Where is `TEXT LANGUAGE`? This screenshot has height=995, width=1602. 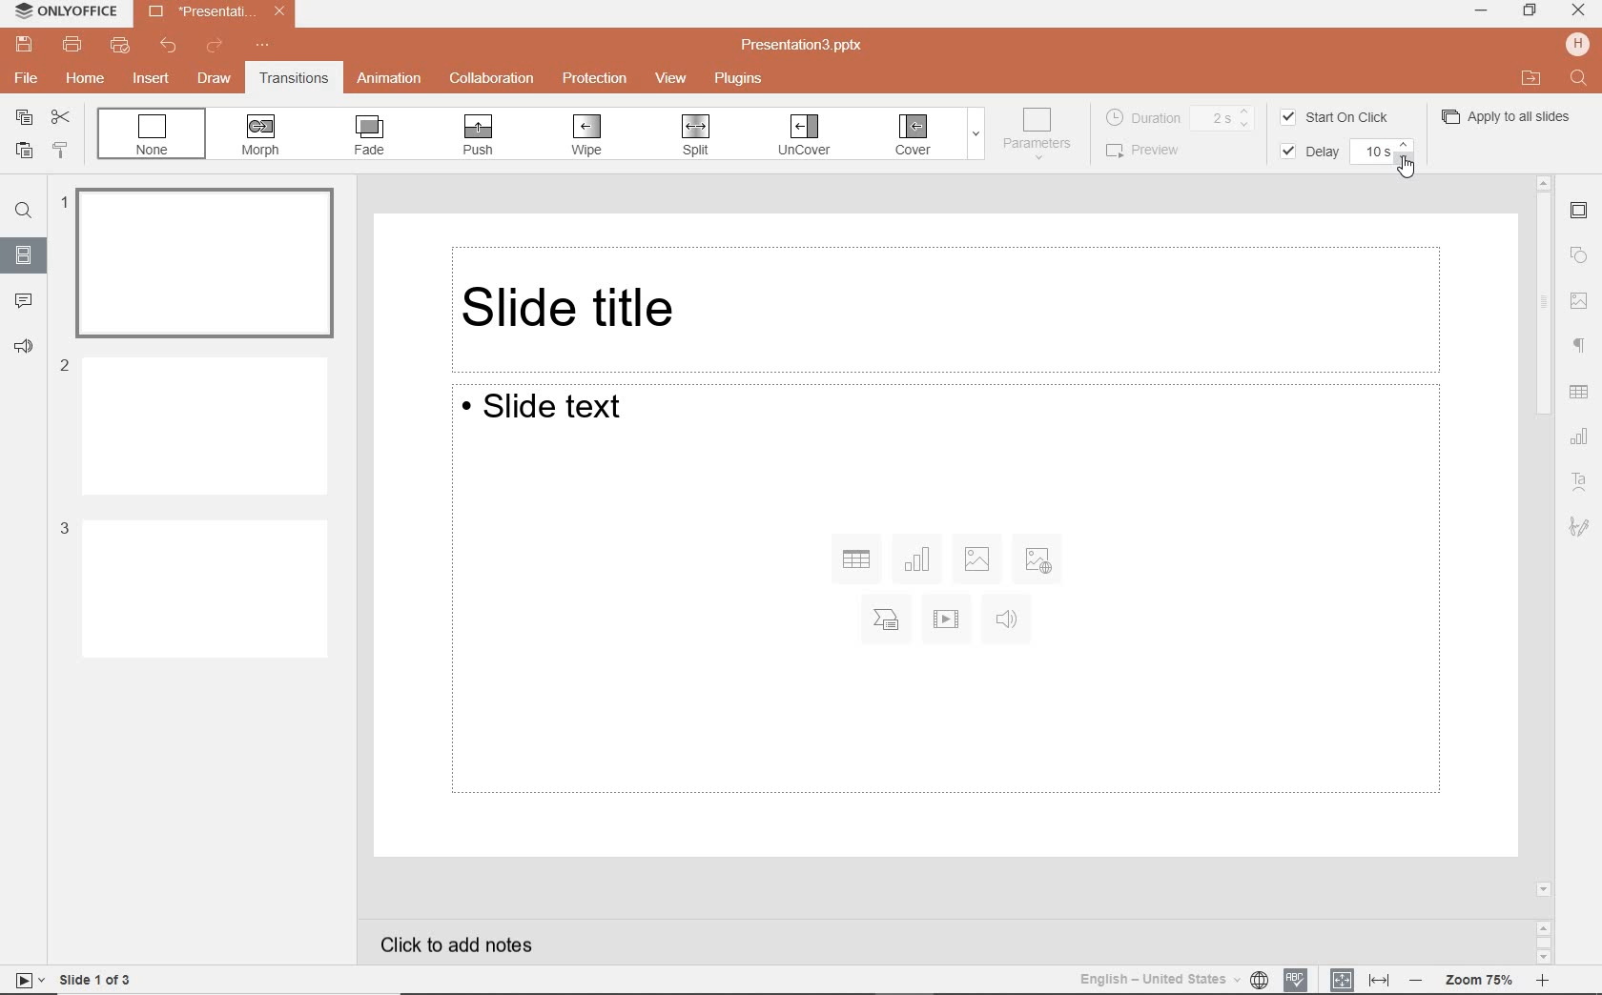
TEXT LANGUAGE is located at coordinates (1172, 979).